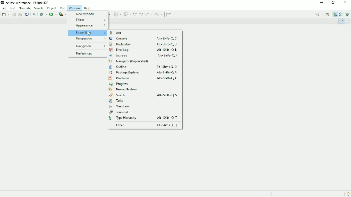  Describe the element at coordinates (141, 14) in the screenshot. I see `Next edit location` at that location.